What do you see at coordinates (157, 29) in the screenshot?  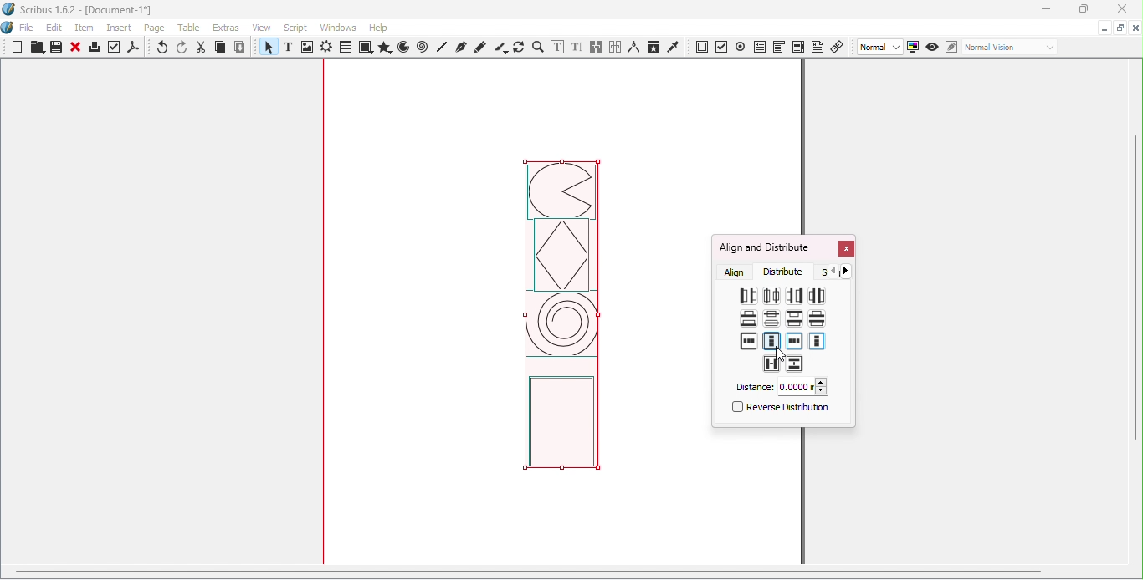 I see `Page` at bounding box center [157, 29].